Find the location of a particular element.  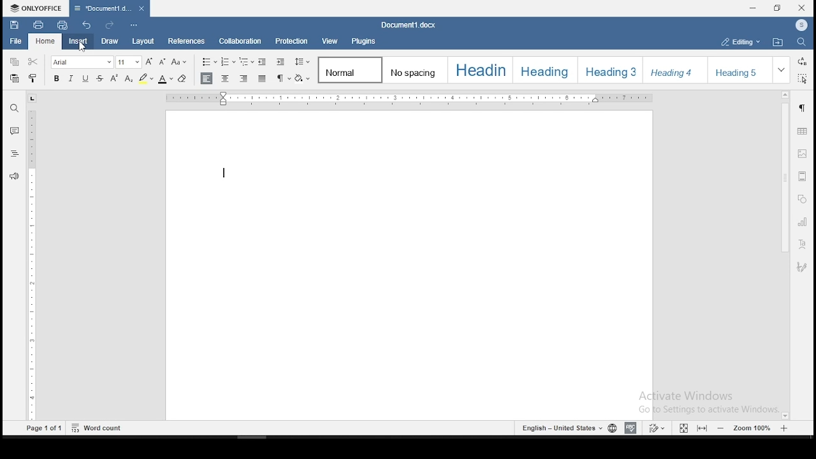

draw is located at coordinates (110, 42).